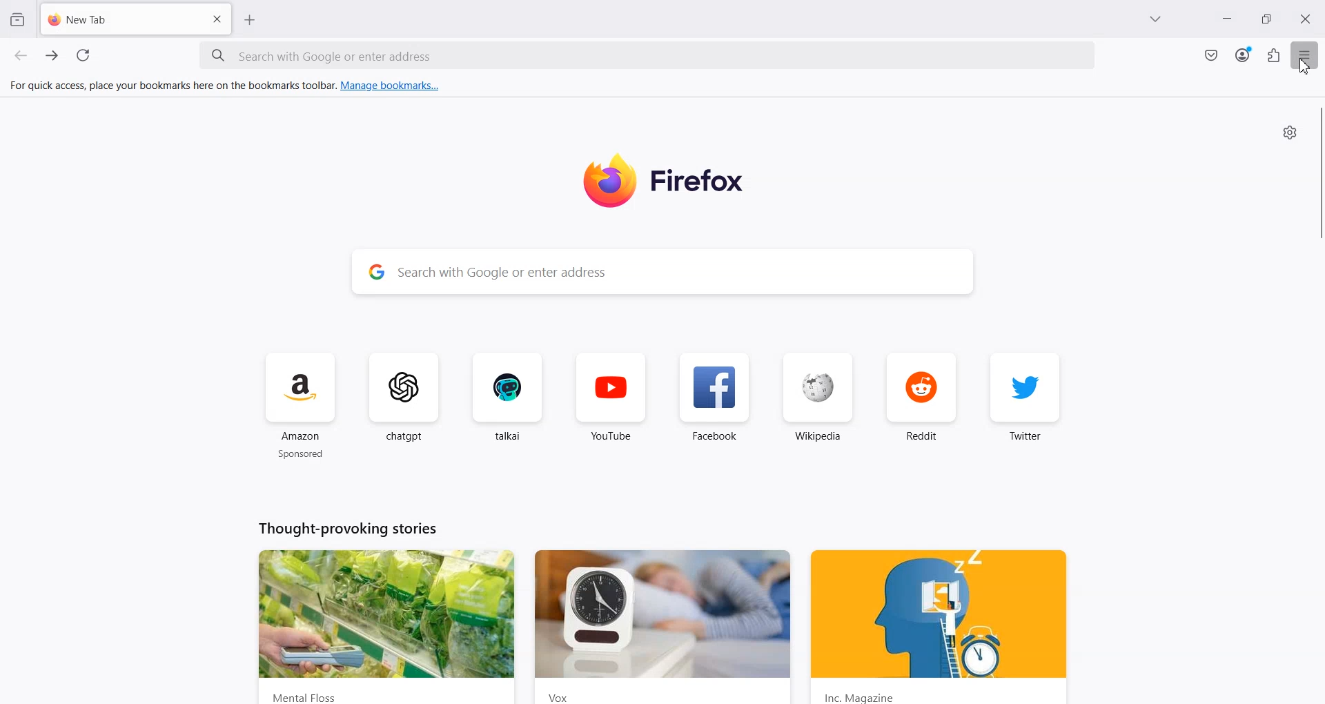 Image resolution: width=1325 pixels, height=704 pixels. Describe the element at coordinates (1266, 19) in the screenshot. I see `Maximize` at that location.